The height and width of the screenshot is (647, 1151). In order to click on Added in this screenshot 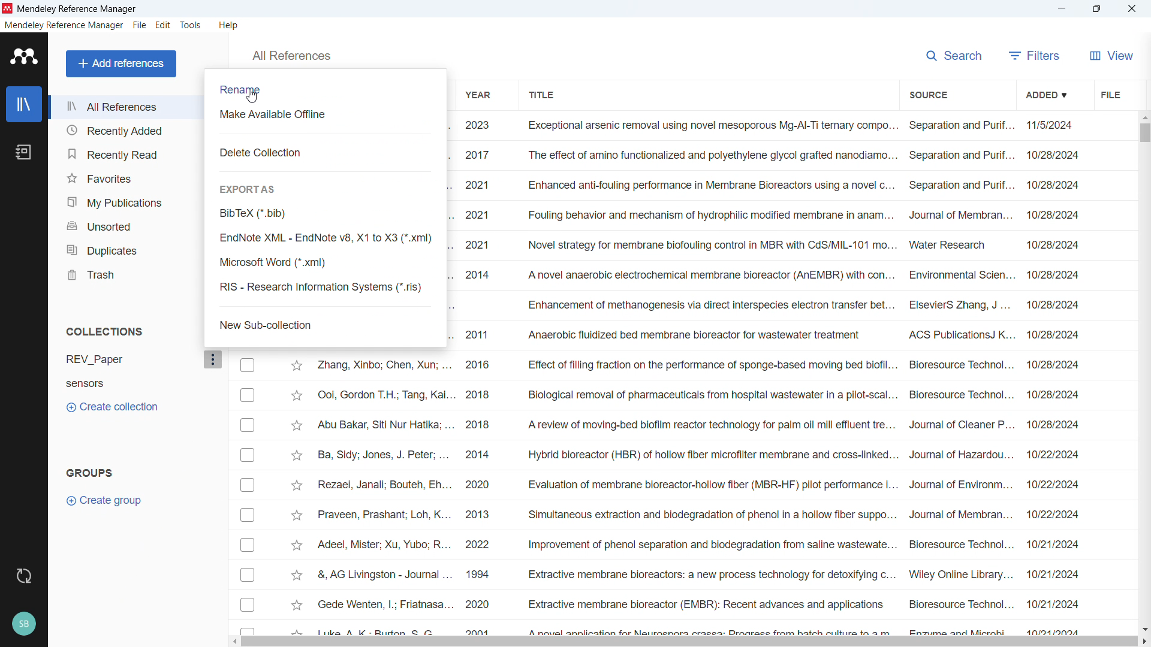, I will do `click(1048, 93)`.